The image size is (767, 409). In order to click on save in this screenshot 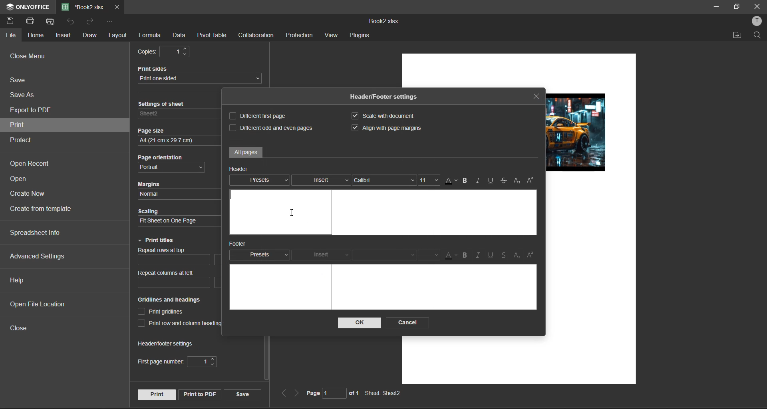, I will do `click(12, 20)`.